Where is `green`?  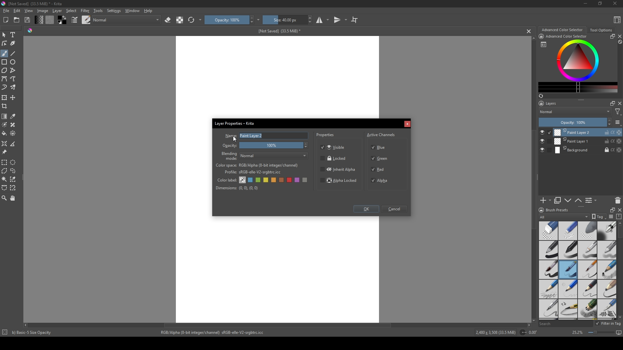
green is located at coordinates (259, 181).